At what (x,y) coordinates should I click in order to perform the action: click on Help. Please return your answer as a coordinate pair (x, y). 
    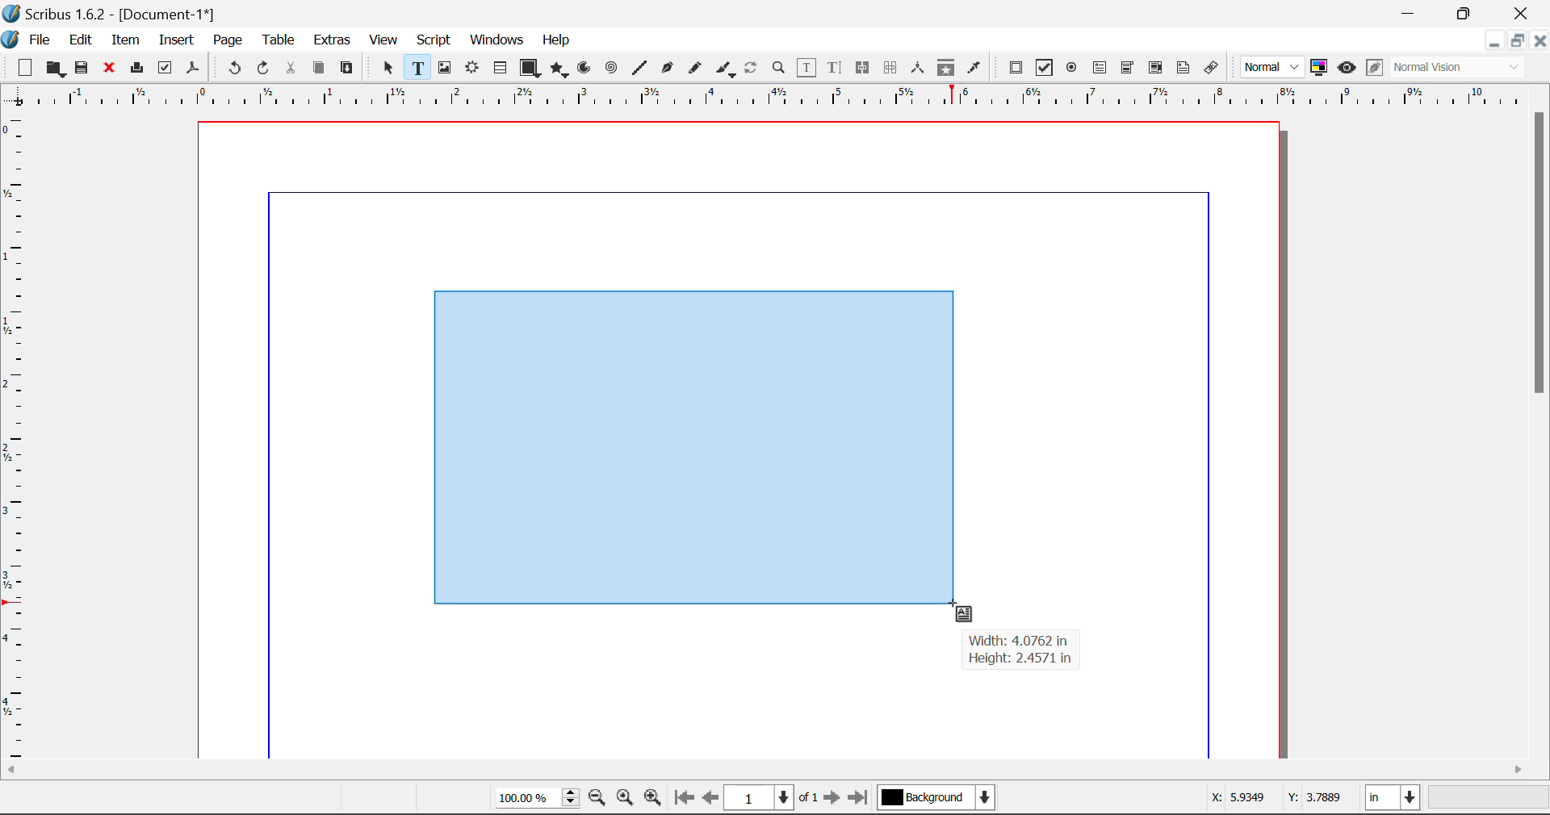
    Looking at the image, I should click on (557, 40).